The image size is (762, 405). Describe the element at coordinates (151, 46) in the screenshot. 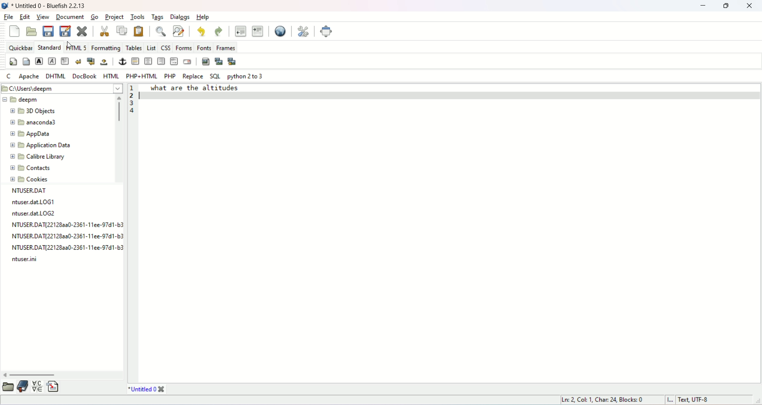

I see `list` at that location.